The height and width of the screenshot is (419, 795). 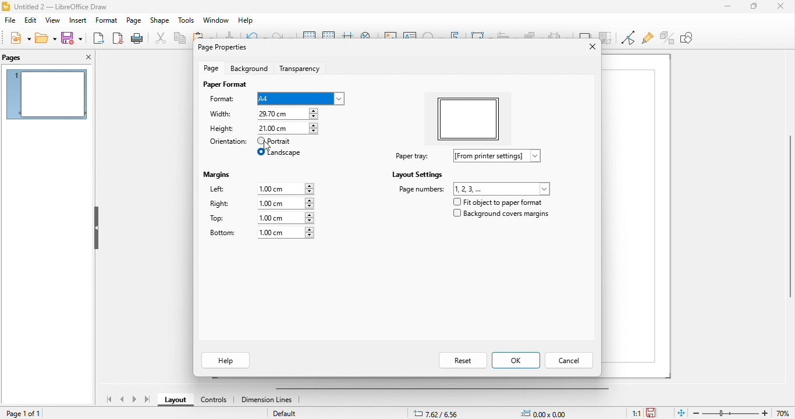 I want to click on paper tray, so click(x=473, y=157).